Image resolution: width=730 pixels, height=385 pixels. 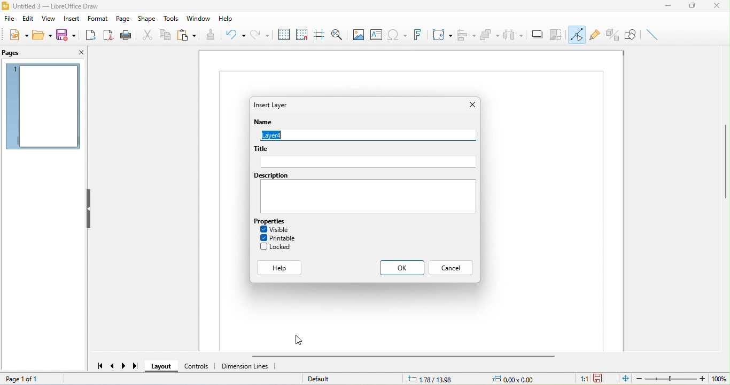 I want to click on layout, so click(x=161, y=367).